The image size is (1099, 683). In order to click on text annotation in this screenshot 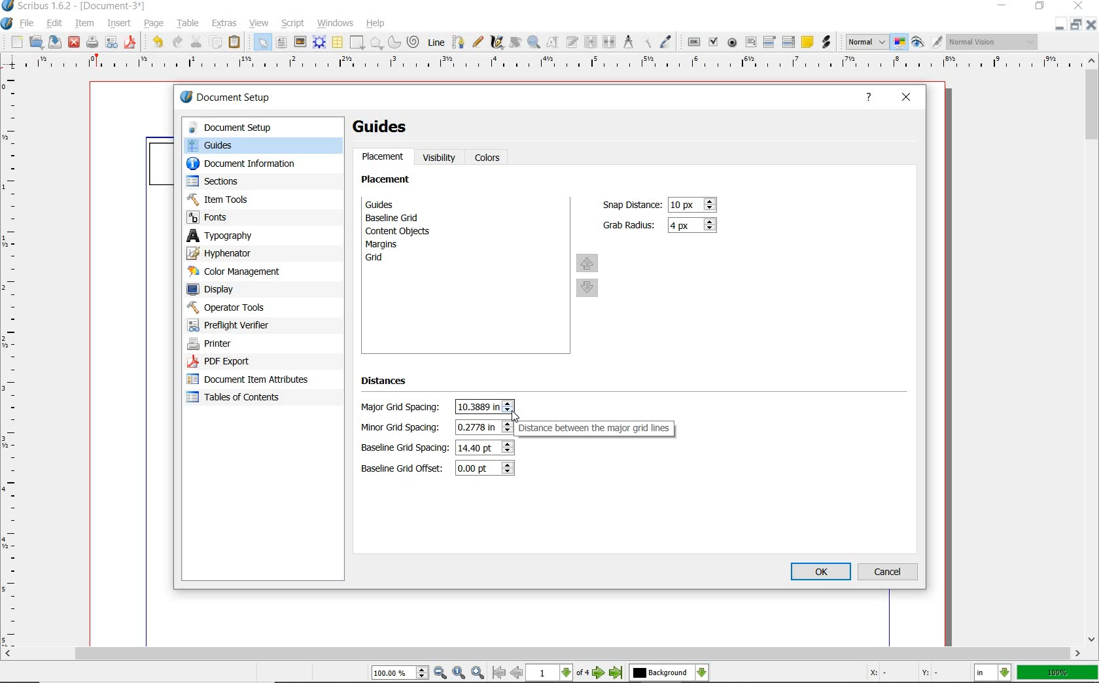, I will do `click(807, 41)`.